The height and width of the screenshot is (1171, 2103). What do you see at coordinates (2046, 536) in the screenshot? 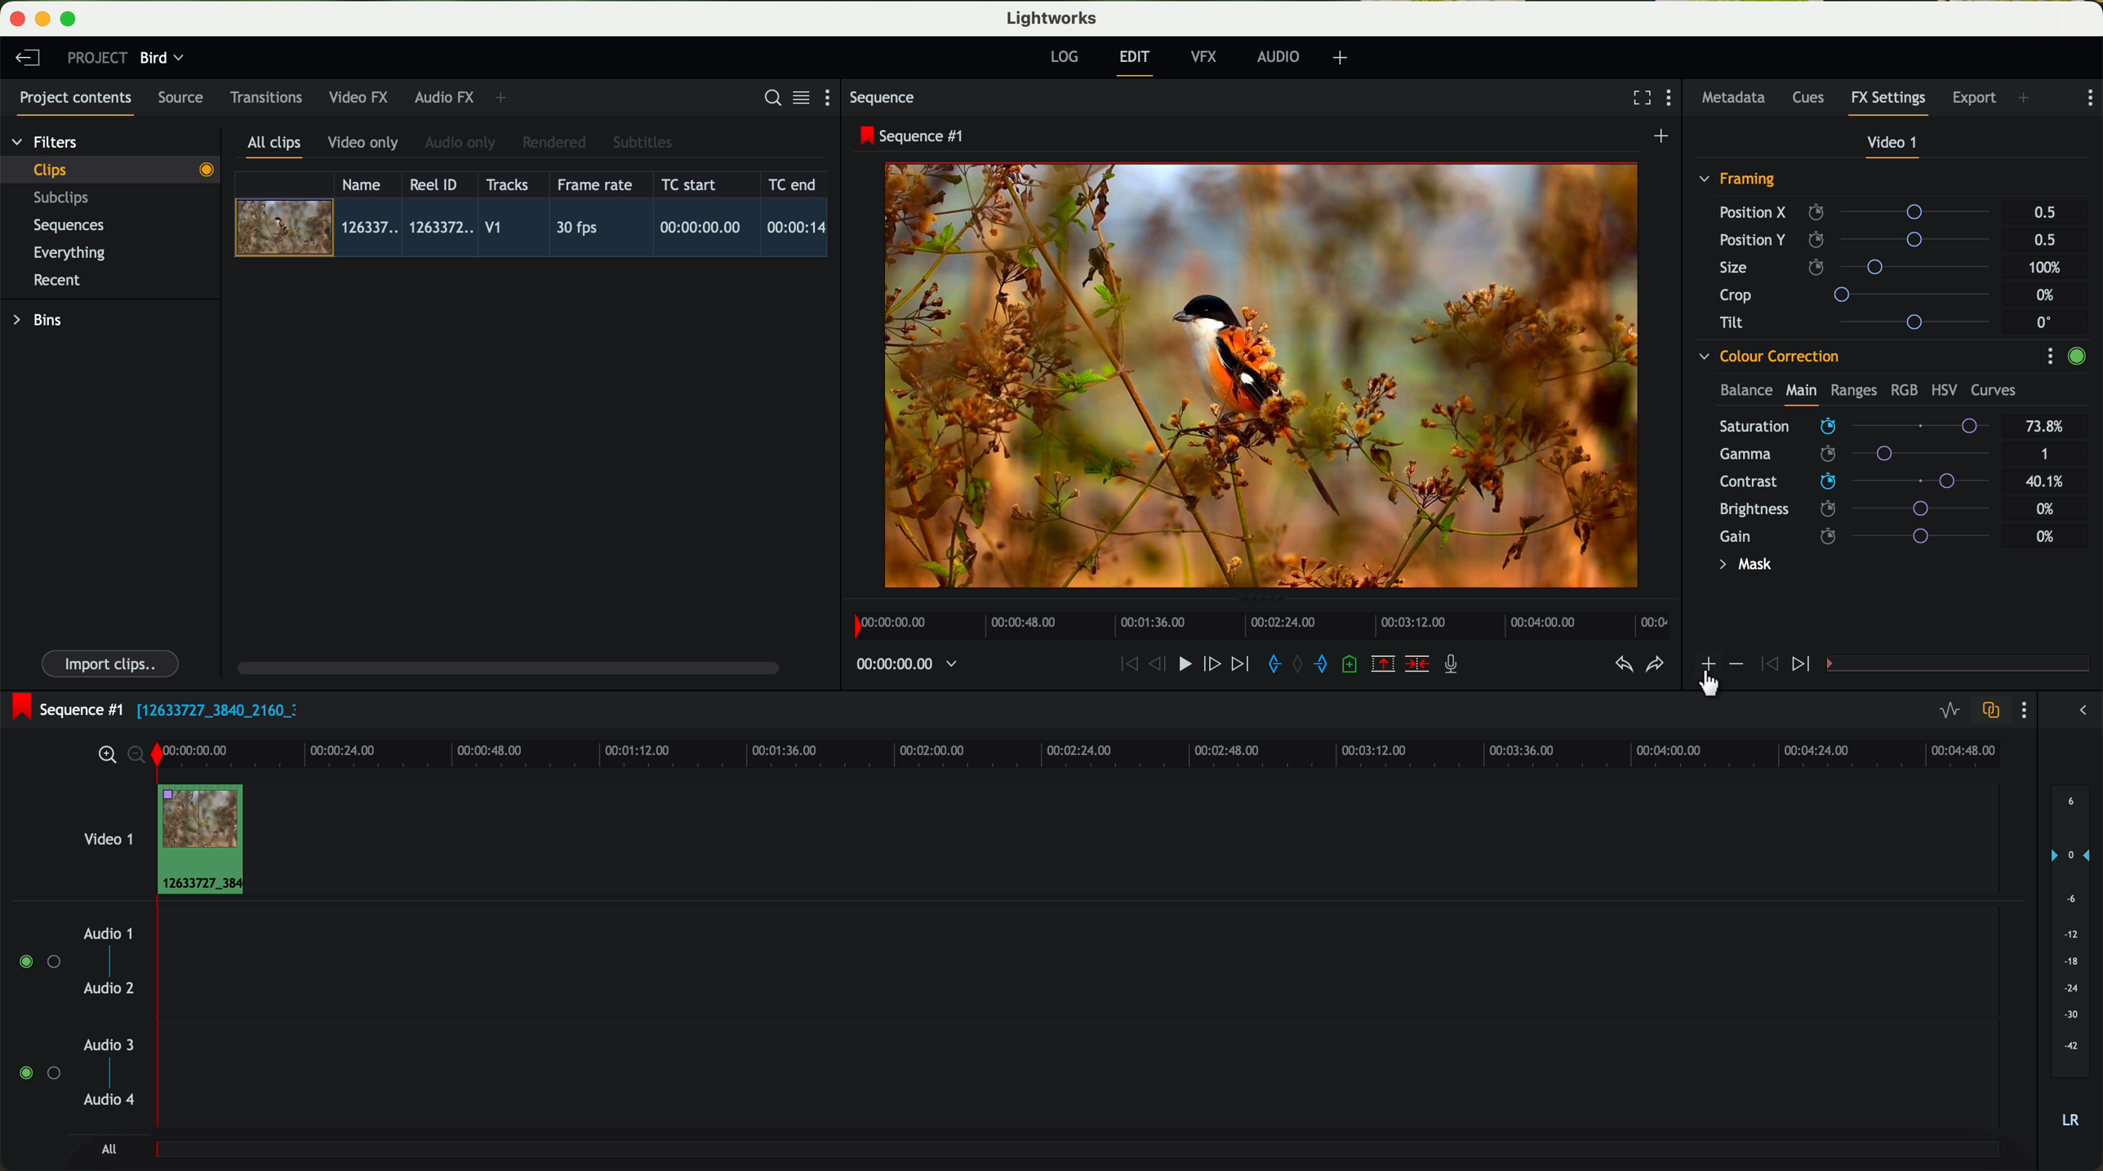
I see `0%` at bounding box center [2046, 536].